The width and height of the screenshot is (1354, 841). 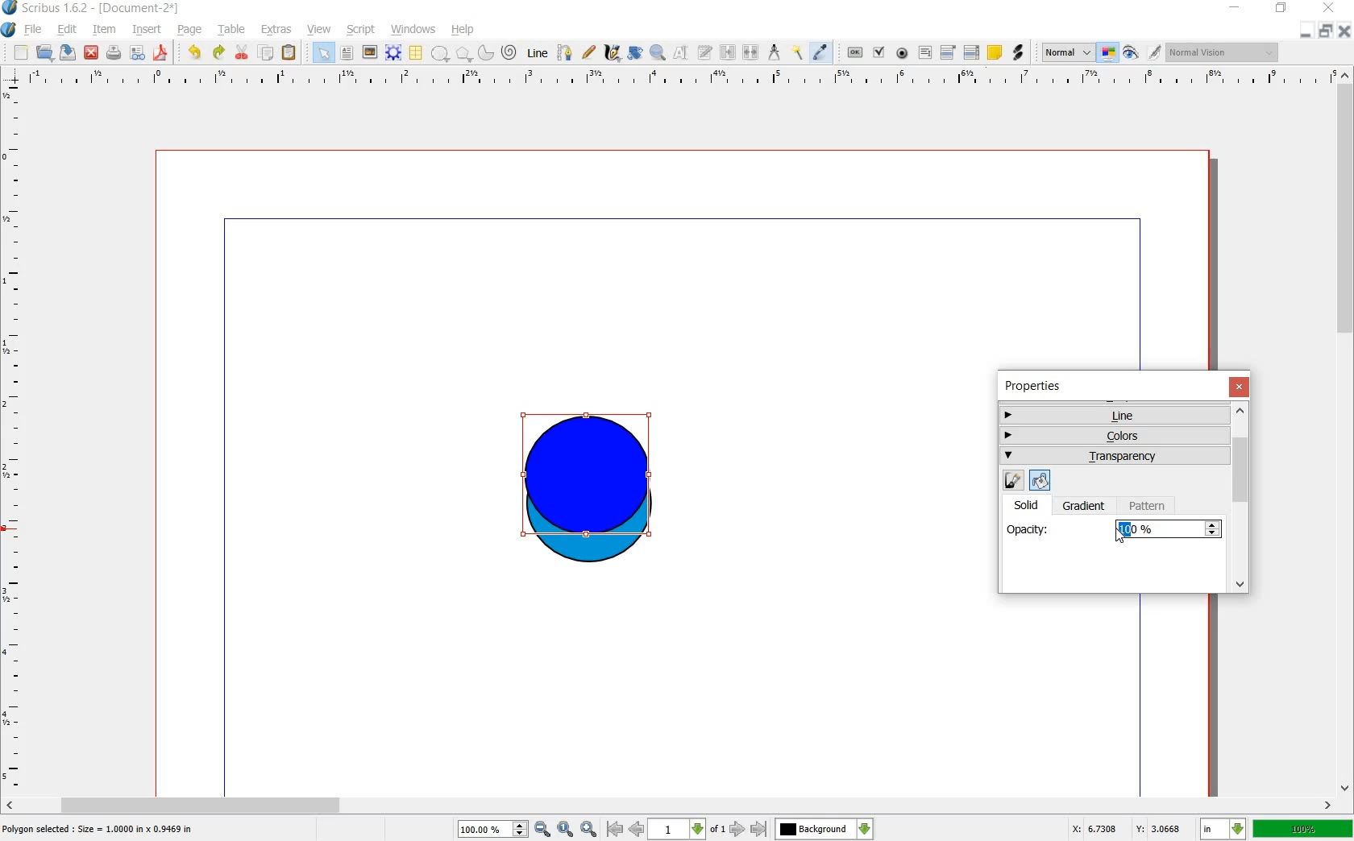 What do you see at coordinates (192, 30) in the screenshot?
I see `page` at bounding box center [192, 30].